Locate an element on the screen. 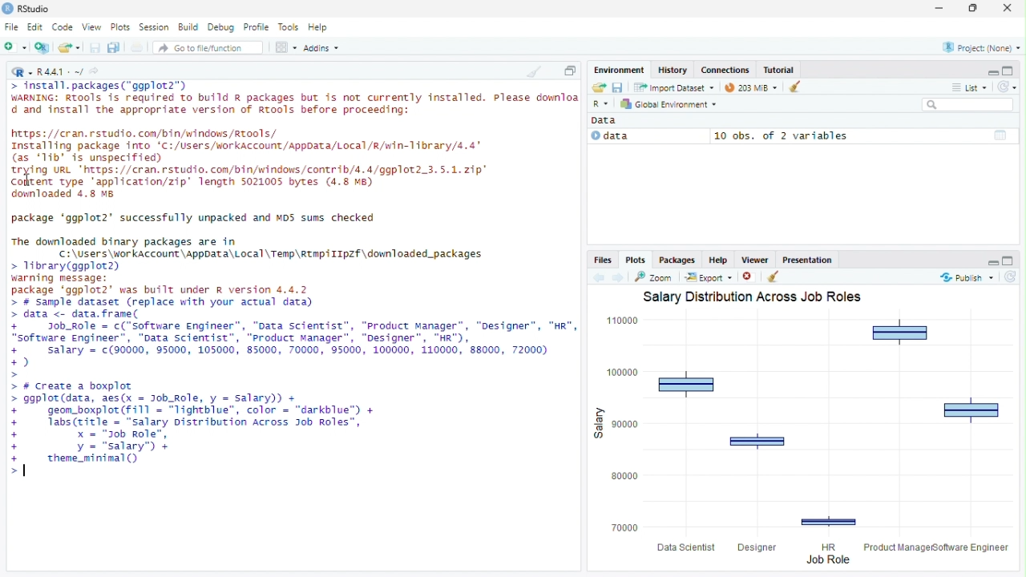  Export as is located at coordinates (709, 277).